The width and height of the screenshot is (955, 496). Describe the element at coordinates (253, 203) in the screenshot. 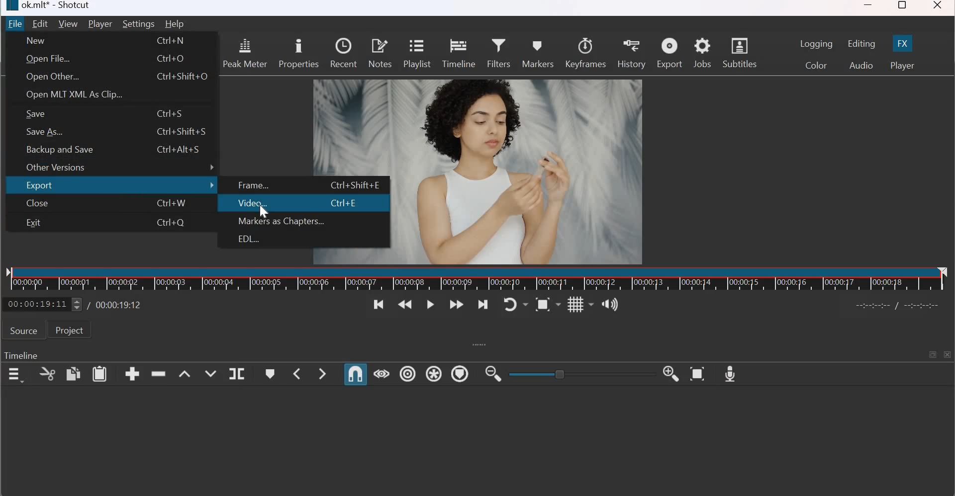

I see `Video` at that location.